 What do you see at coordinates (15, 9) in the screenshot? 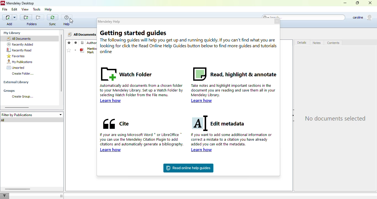
I see `edit` at bounding box center [15, 9].